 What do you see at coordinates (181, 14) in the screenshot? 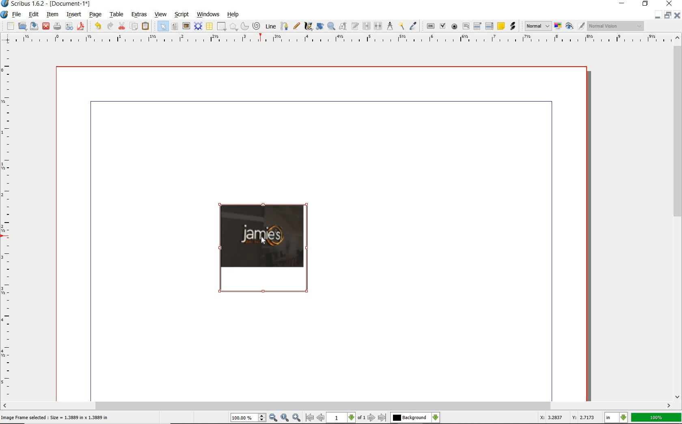
I see `script` at bounding box center [181, 14].